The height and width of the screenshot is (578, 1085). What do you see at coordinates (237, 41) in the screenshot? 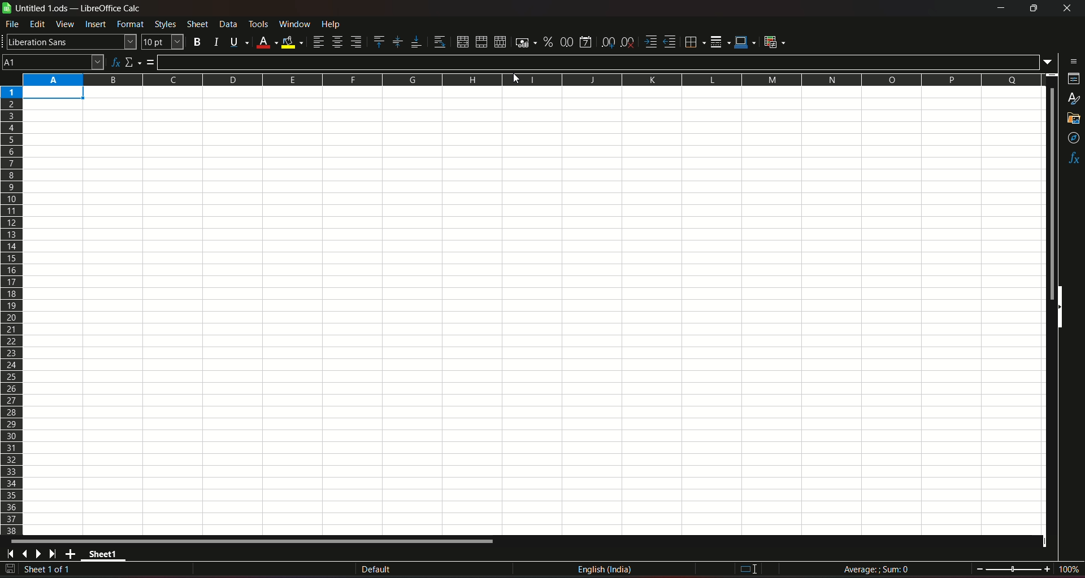
I see `underline` at bounding box center [237, 41].